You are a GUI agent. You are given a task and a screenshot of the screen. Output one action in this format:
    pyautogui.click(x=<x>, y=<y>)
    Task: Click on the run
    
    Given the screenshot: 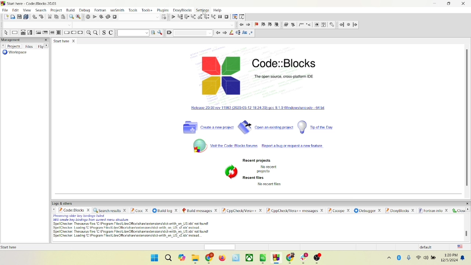 What is the action you would take?
    pyautogui.click(x=94, y=17)
    